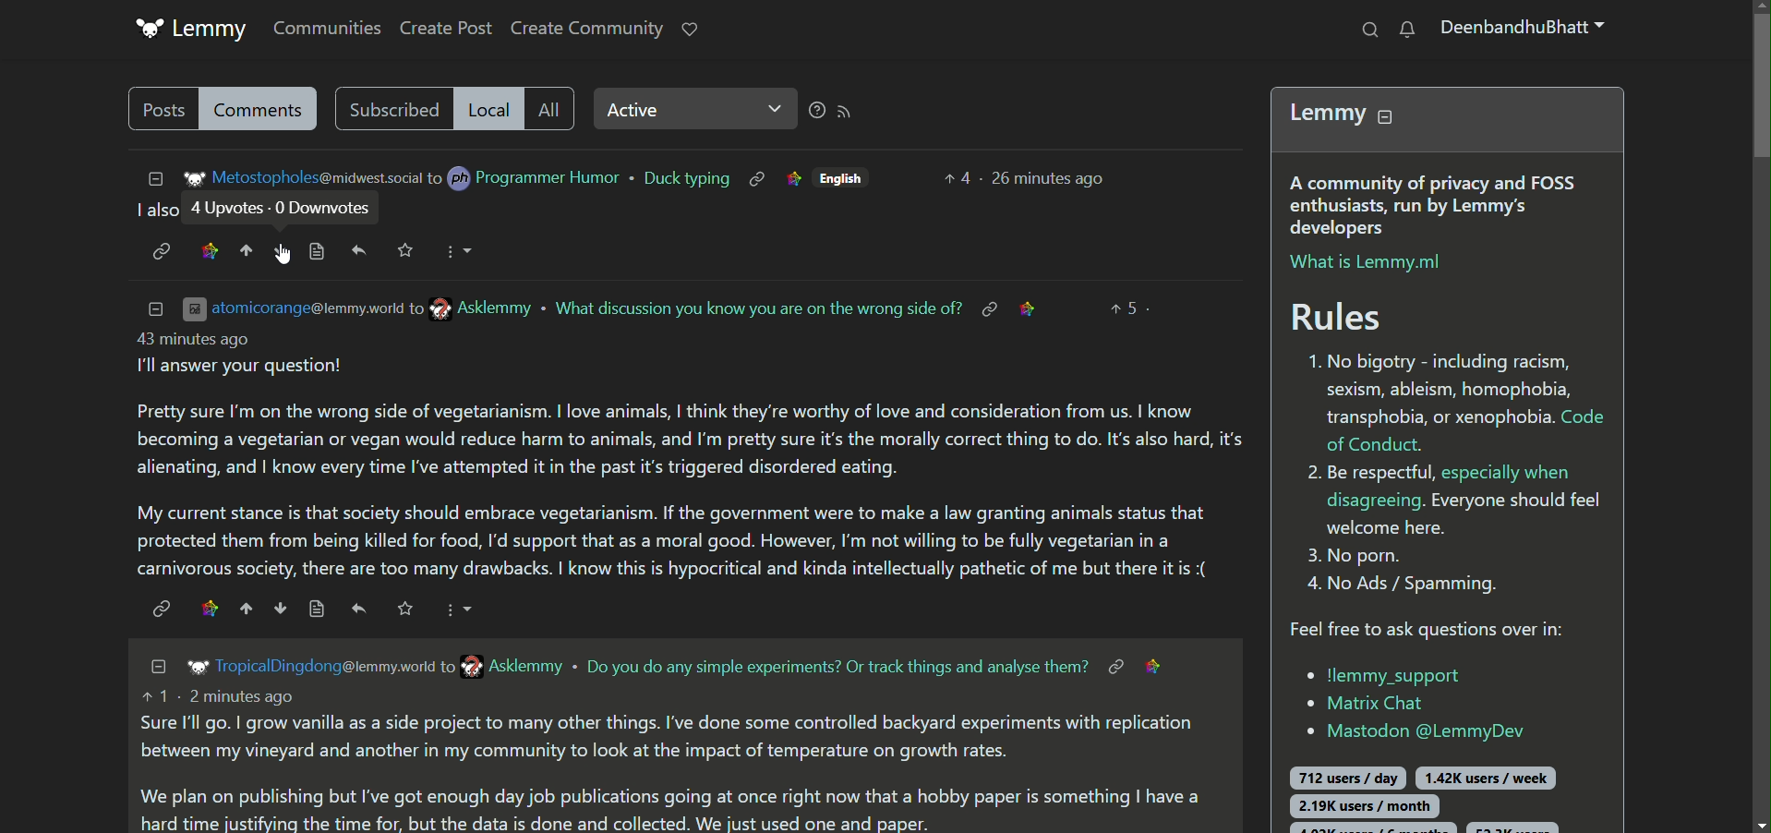 This screenshot has width=1771, height=833. Describe the element at coordinates (405, 608) in the screenshot. I see `bookmark` at that location.